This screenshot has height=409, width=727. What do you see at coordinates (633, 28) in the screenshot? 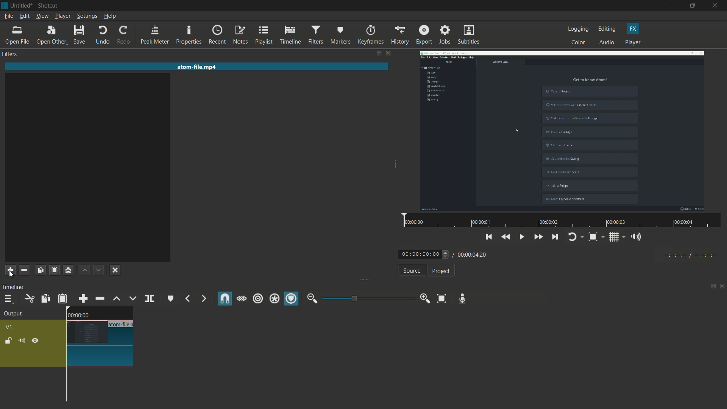
I see `fx` at bounding box center [633, 28].